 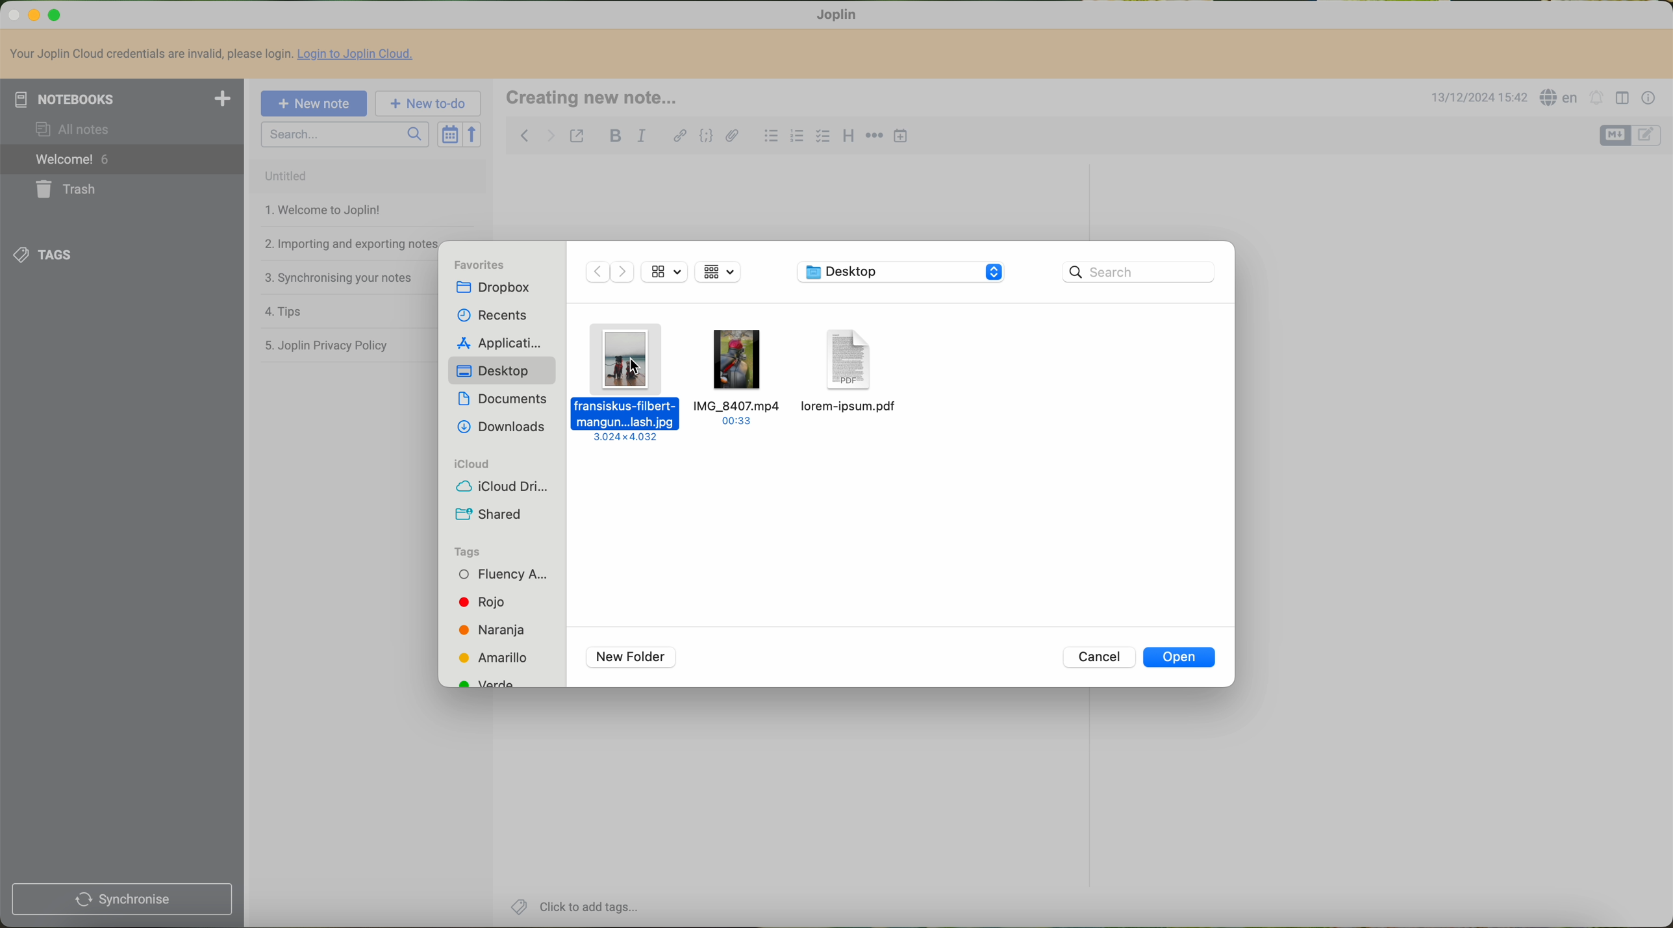 What do you see at coordinates (497, 371) in the screenshot?
I see `desktop` at bounding box center [497, 371].